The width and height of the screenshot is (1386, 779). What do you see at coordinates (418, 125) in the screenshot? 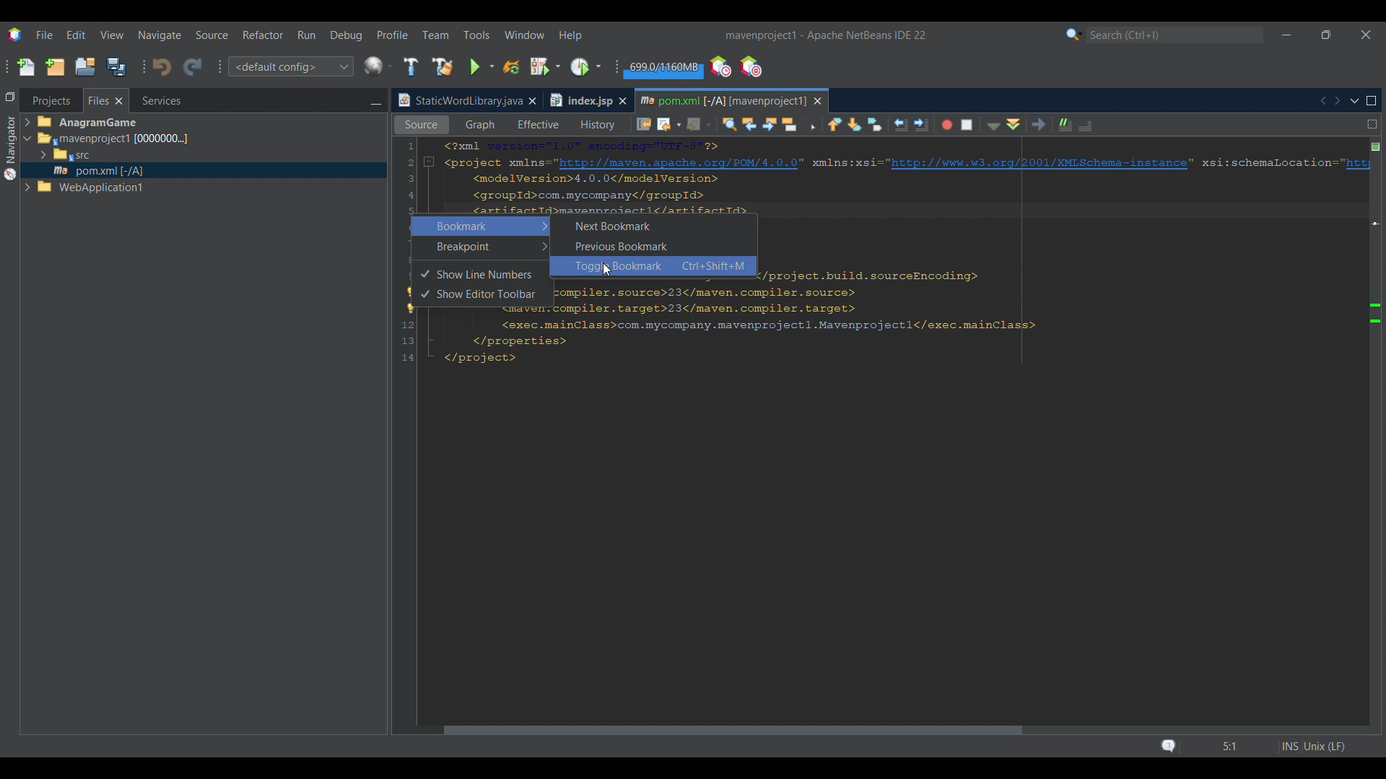
I see `Source view` at bounding box center [418, 125].